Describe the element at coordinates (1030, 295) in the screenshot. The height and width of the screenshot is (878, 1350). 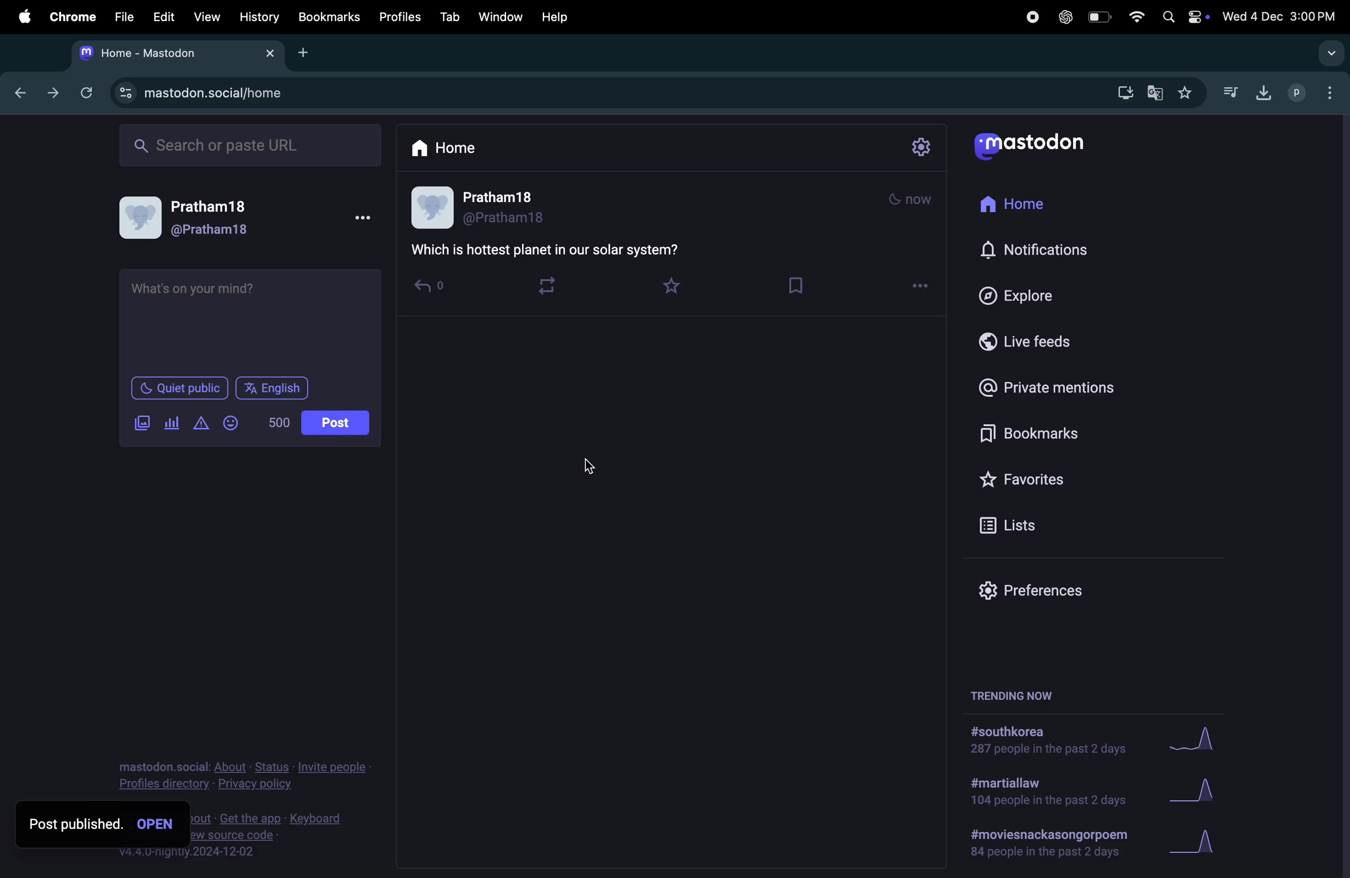
I see `Explore` at that location.